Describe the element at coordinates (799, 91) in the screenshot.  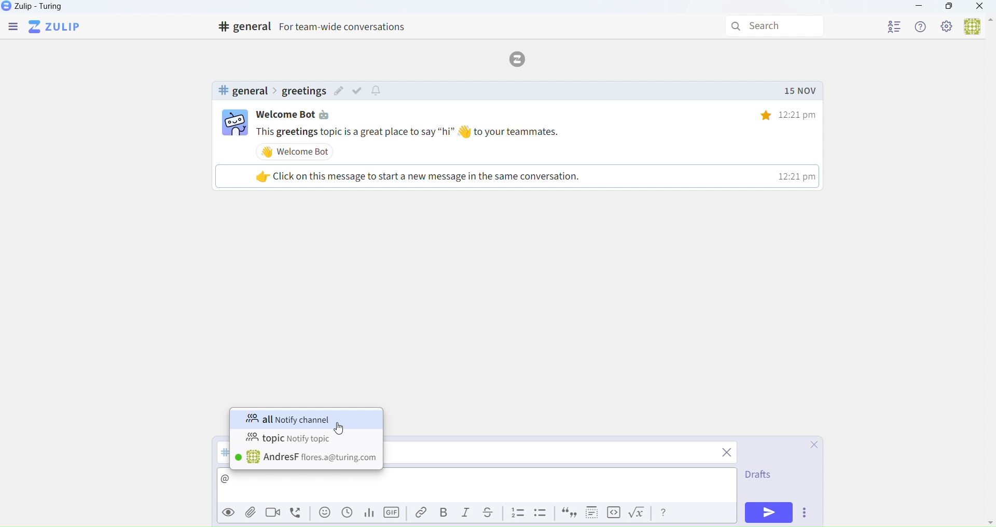
I see `date` at that location.